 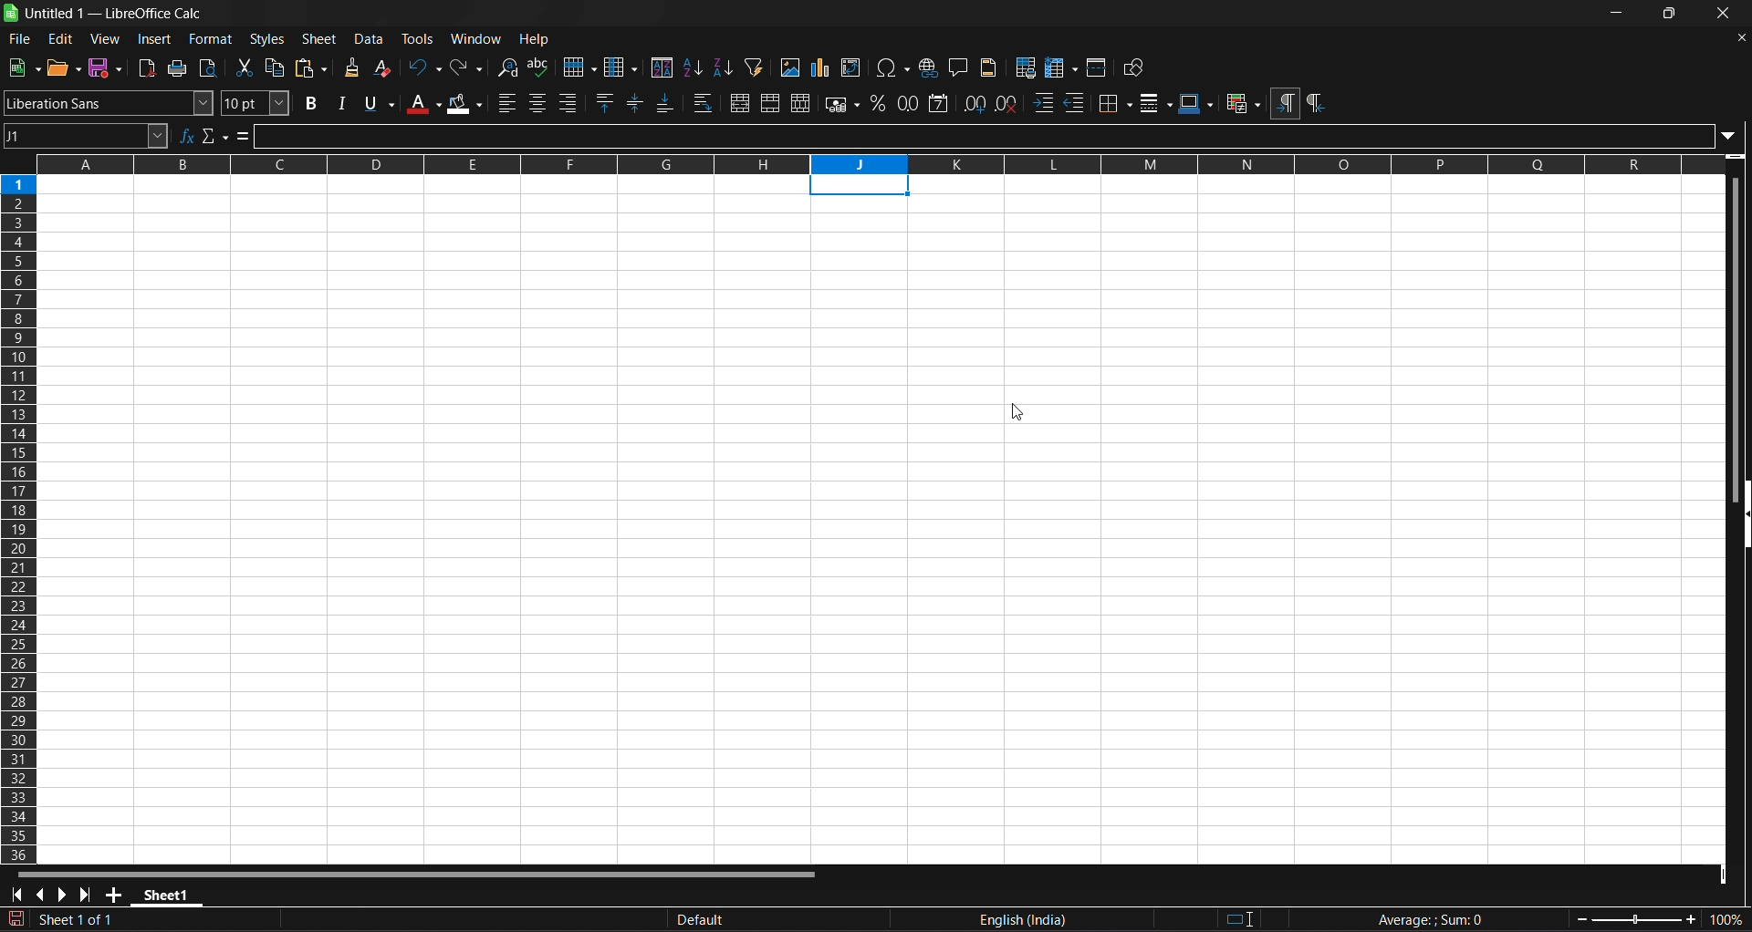 I want to click on increase indent, so click(x=1043, y=101).